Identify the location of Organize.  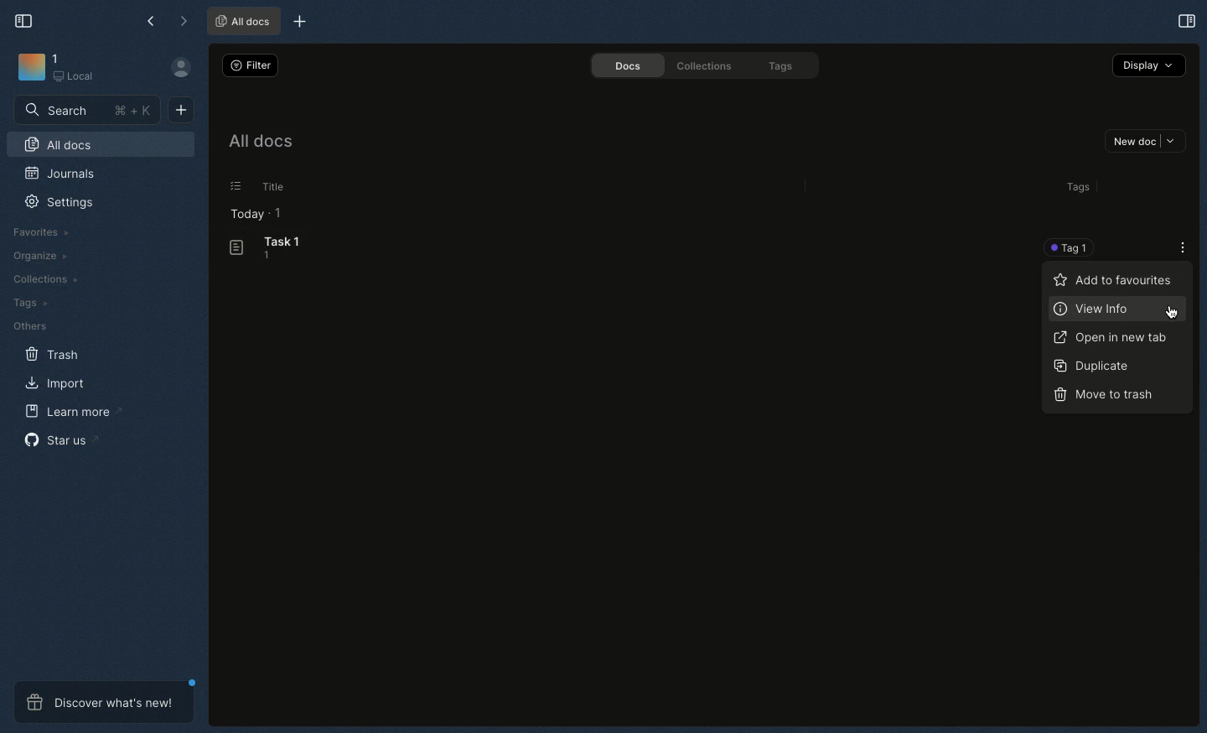
(41, 257).